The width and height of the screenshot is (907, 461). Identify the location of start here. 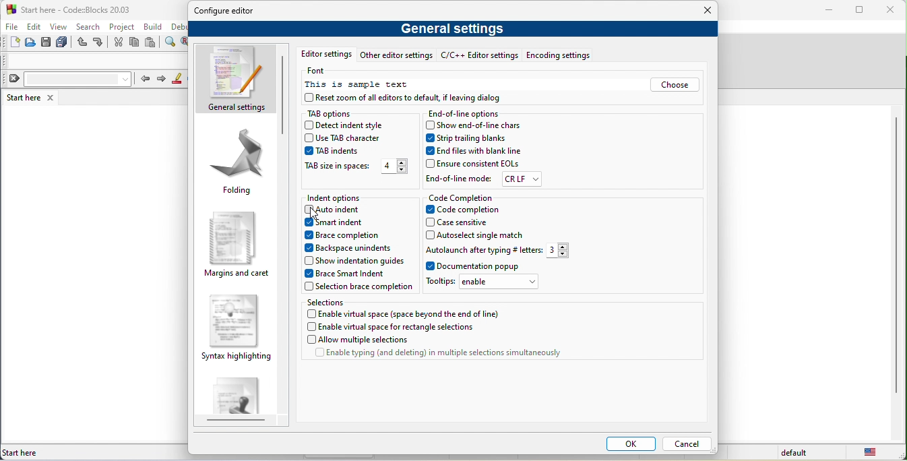
(28, 451).